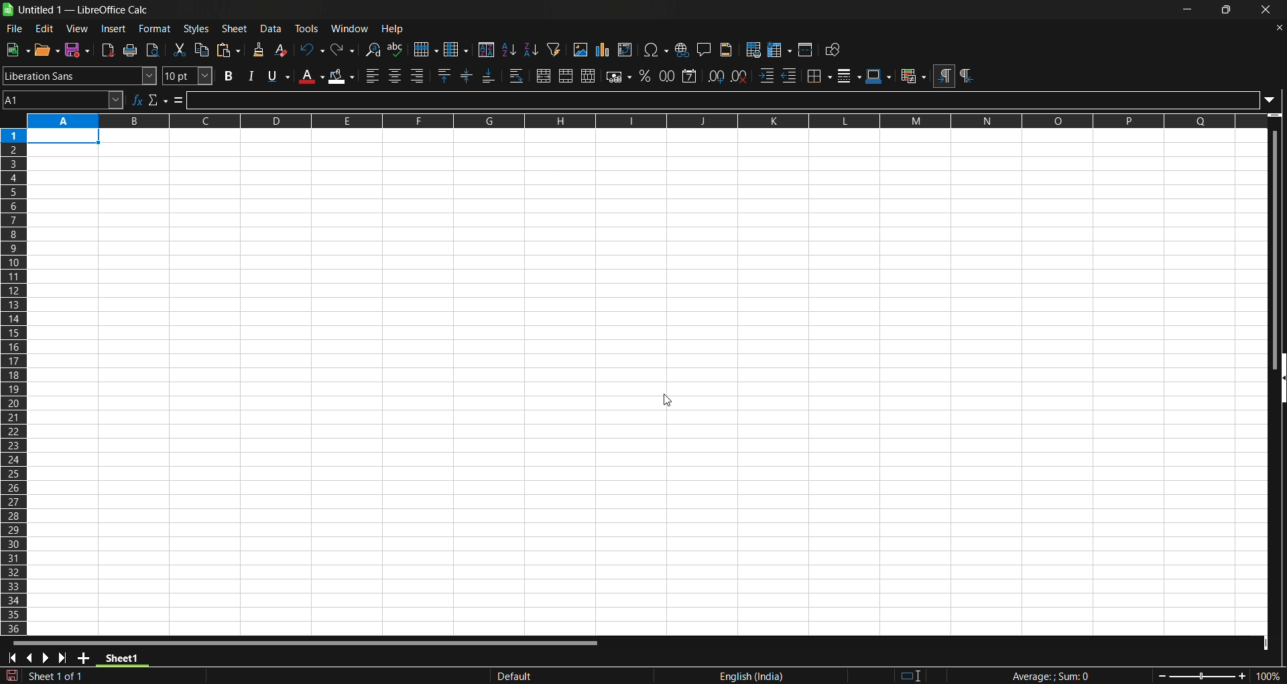 The height and width of the screenshot is (684, 1287). I want to click on select function, so click(158, 99).